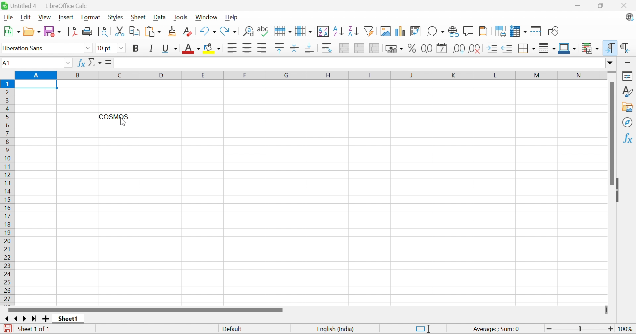 The width and height of the screenshot is (636, 334). Describe the element at coordinates (400, 32) in the screenshot. I see `Insert Chart` at that location.